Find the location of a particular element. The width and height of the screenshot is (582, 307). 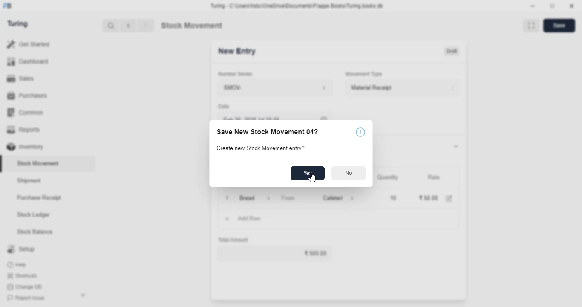

close is located at coordinates (572, 6).